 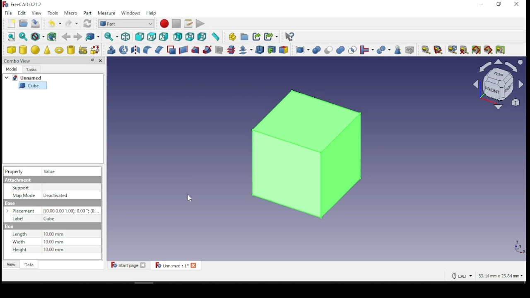 What do you see at coordinates (499, 5) in the screenshot?
I see `restore` at bounding box center [499, 5].